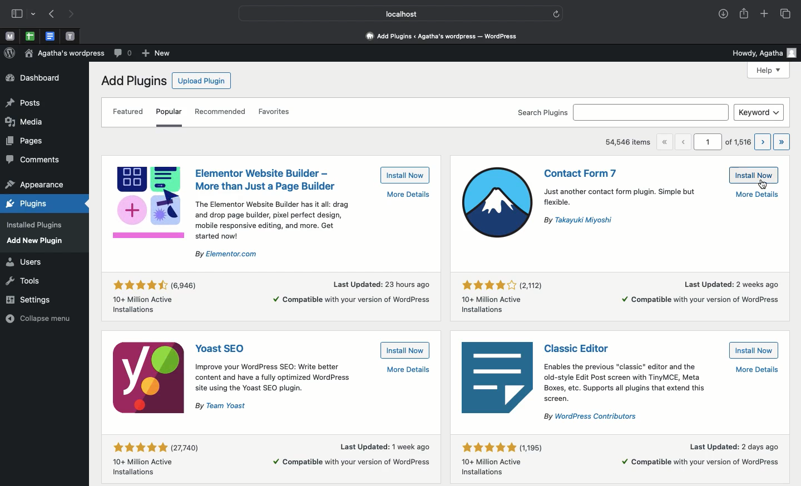 This screenshot has height=486, width=801. I want to click on Wordpress, so click(10, 54).